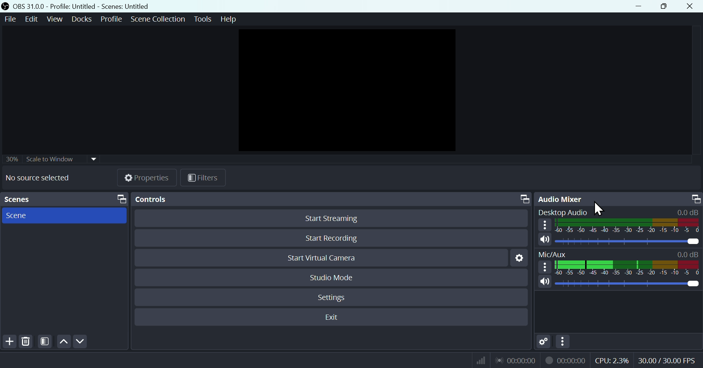  I want to click on (un)mute, so click(544, 282).